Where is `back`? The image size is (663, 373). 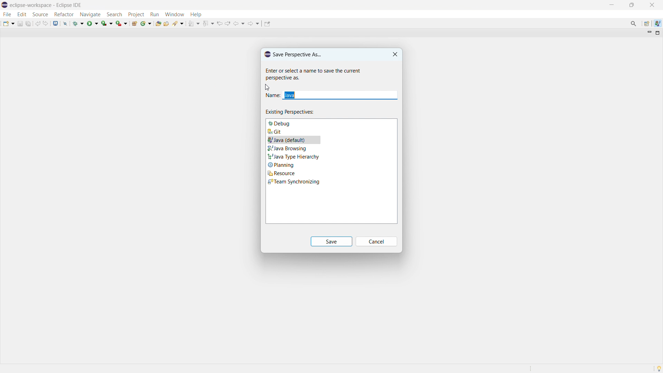 back is located at coordinates (239, 23).